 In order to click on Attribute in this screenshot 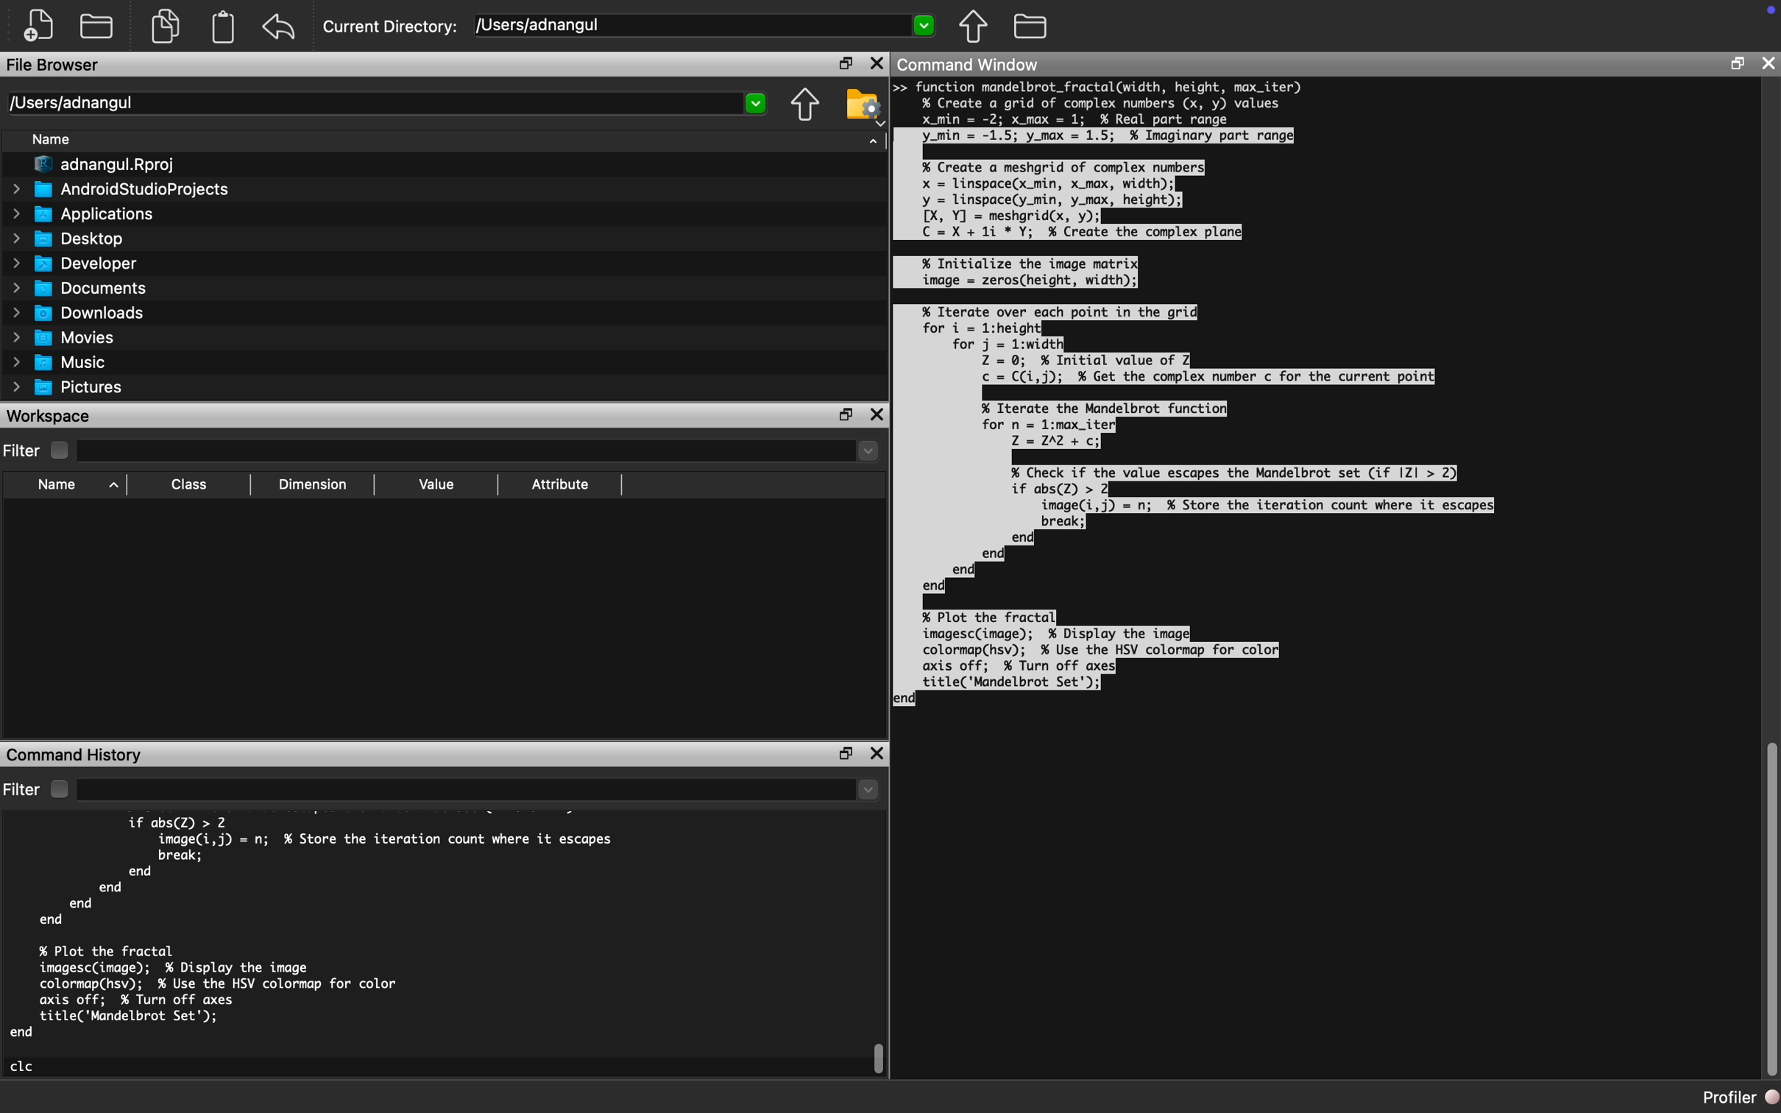, I will do `click(562, 484)`.